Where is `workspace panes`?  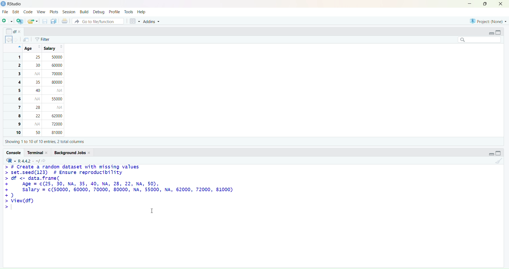 workspace panes is located at coordinates (135, 22).